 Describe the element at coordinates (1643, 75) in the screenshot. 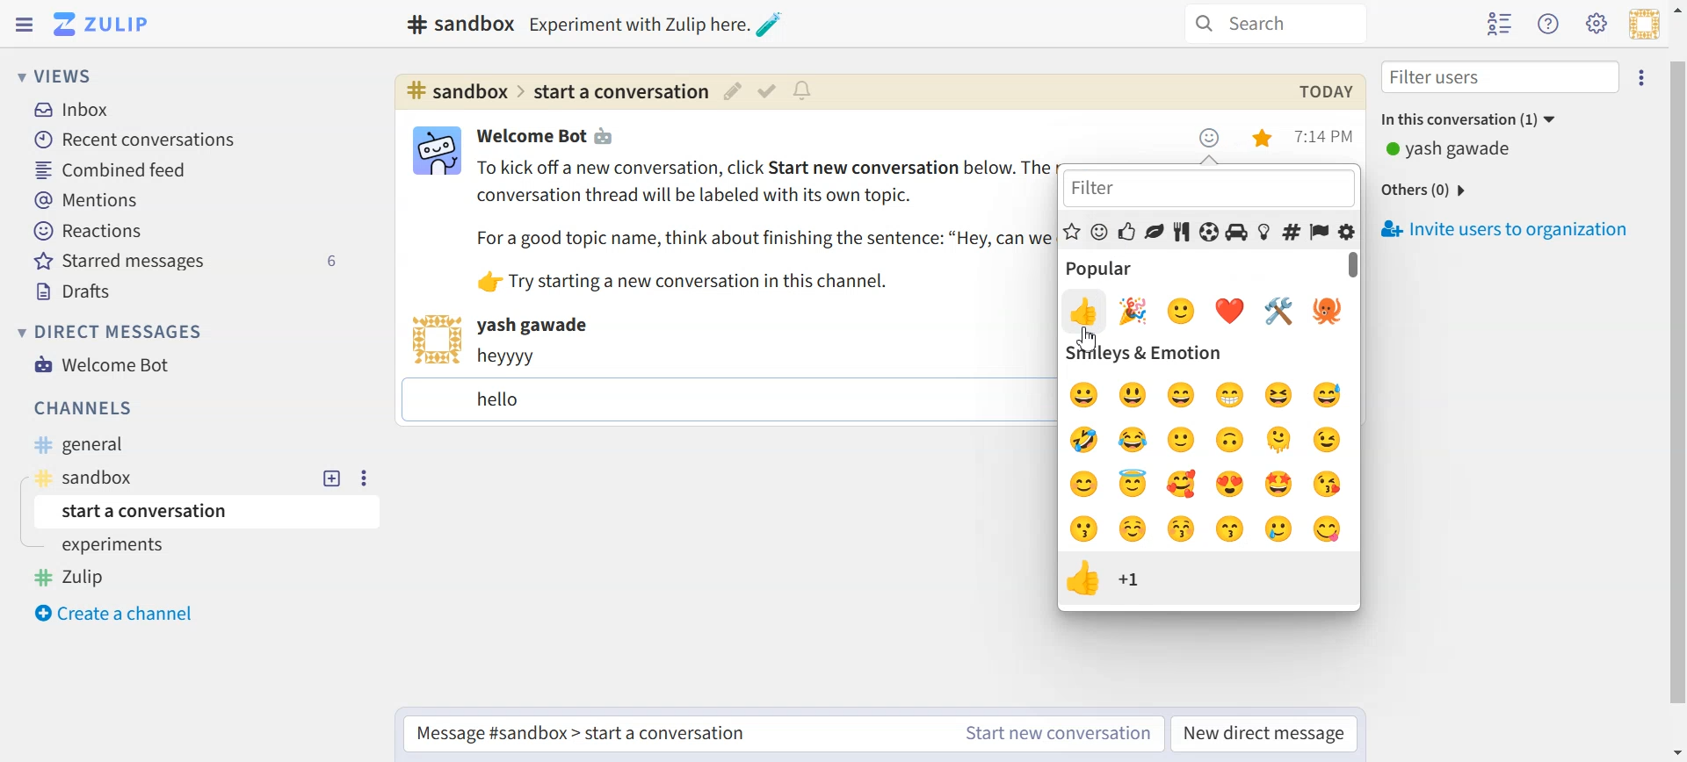

I see `Settings` at that location.